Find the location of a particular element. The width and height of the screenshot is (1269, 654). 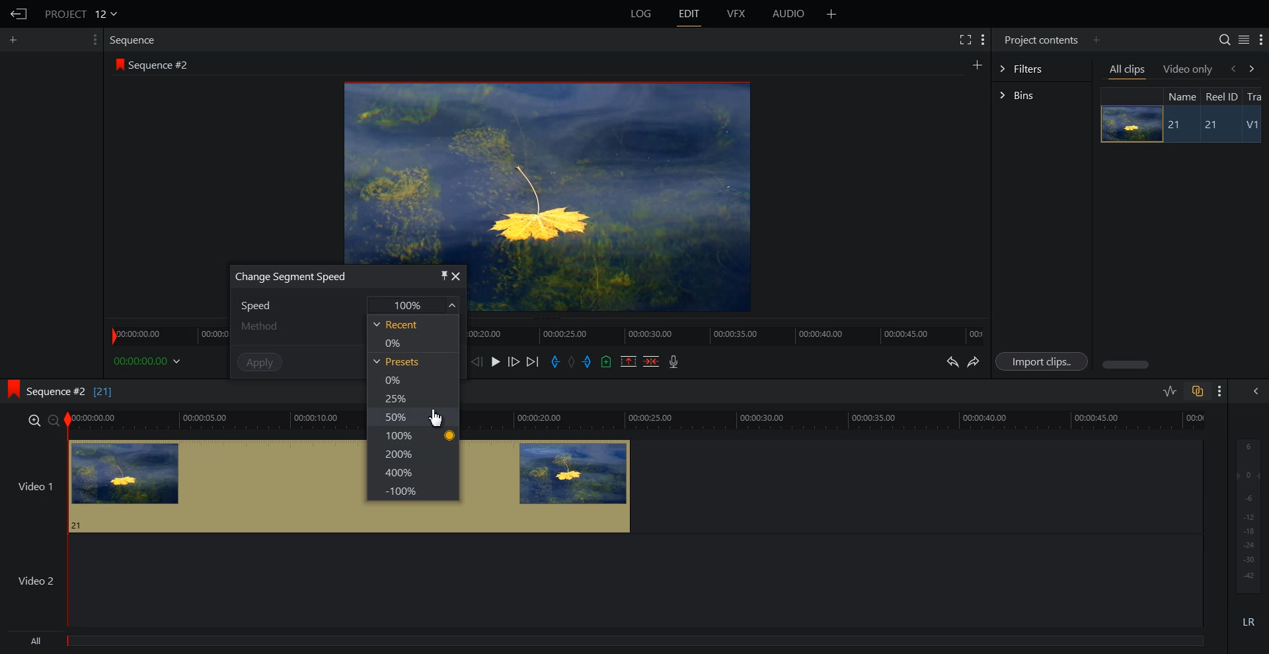

logo is located at coordinates (117, 64).